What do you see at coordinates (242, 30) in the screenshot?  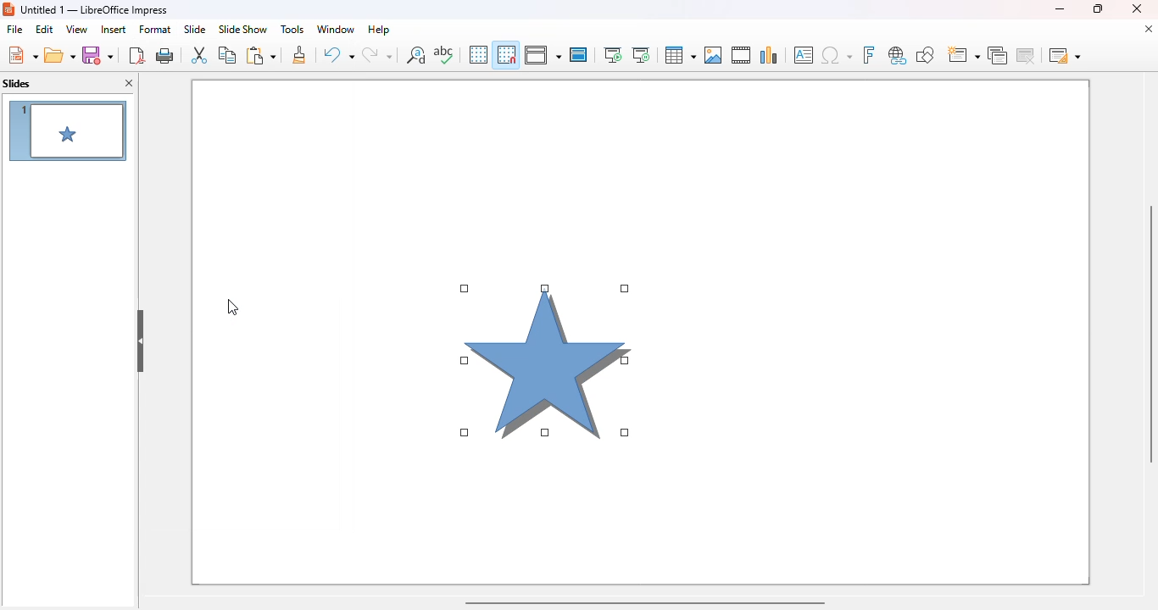 I see `slide show` at bounding box center [242, 30].